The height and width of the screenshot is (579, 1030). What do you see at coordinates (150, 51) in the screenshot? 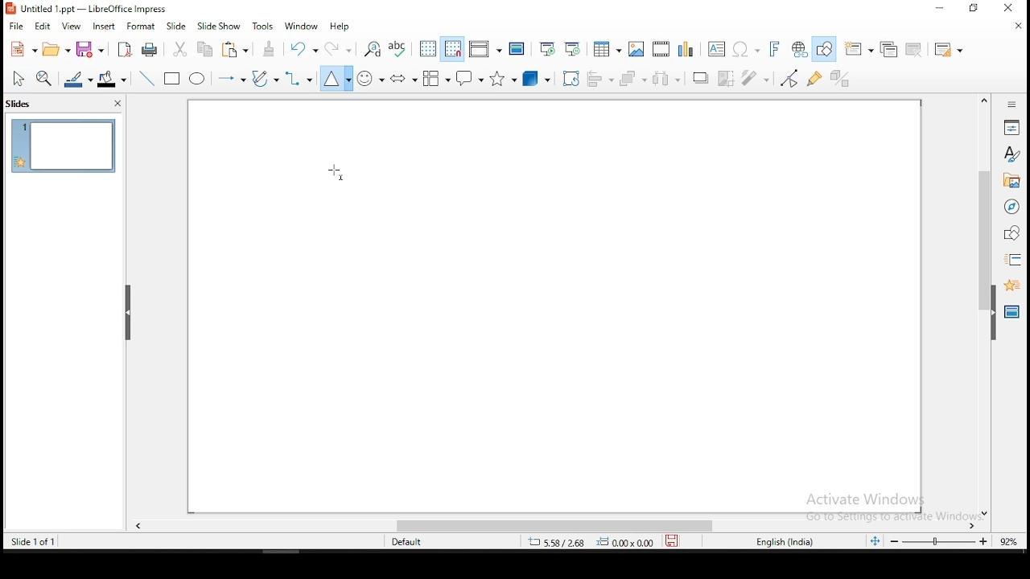
I see `print` at bounding box center [150, 51].